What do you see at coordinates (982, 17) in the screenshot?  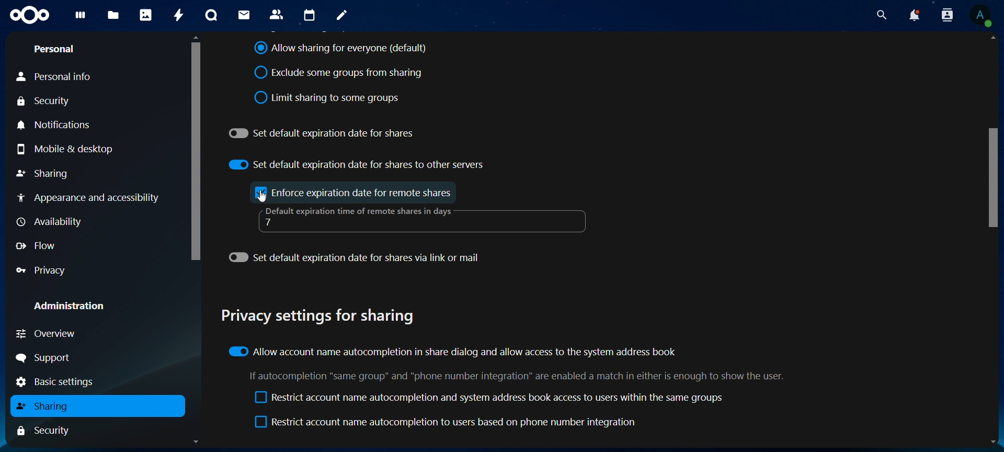 I see `view profile` at bounding box center [982, 17].